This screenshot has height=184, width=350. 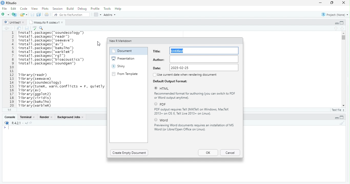 What do you see at coordinates (45, 22) in the screenshot?
I see `Mosquito R codes.v1` at bounding box center [45, 22].